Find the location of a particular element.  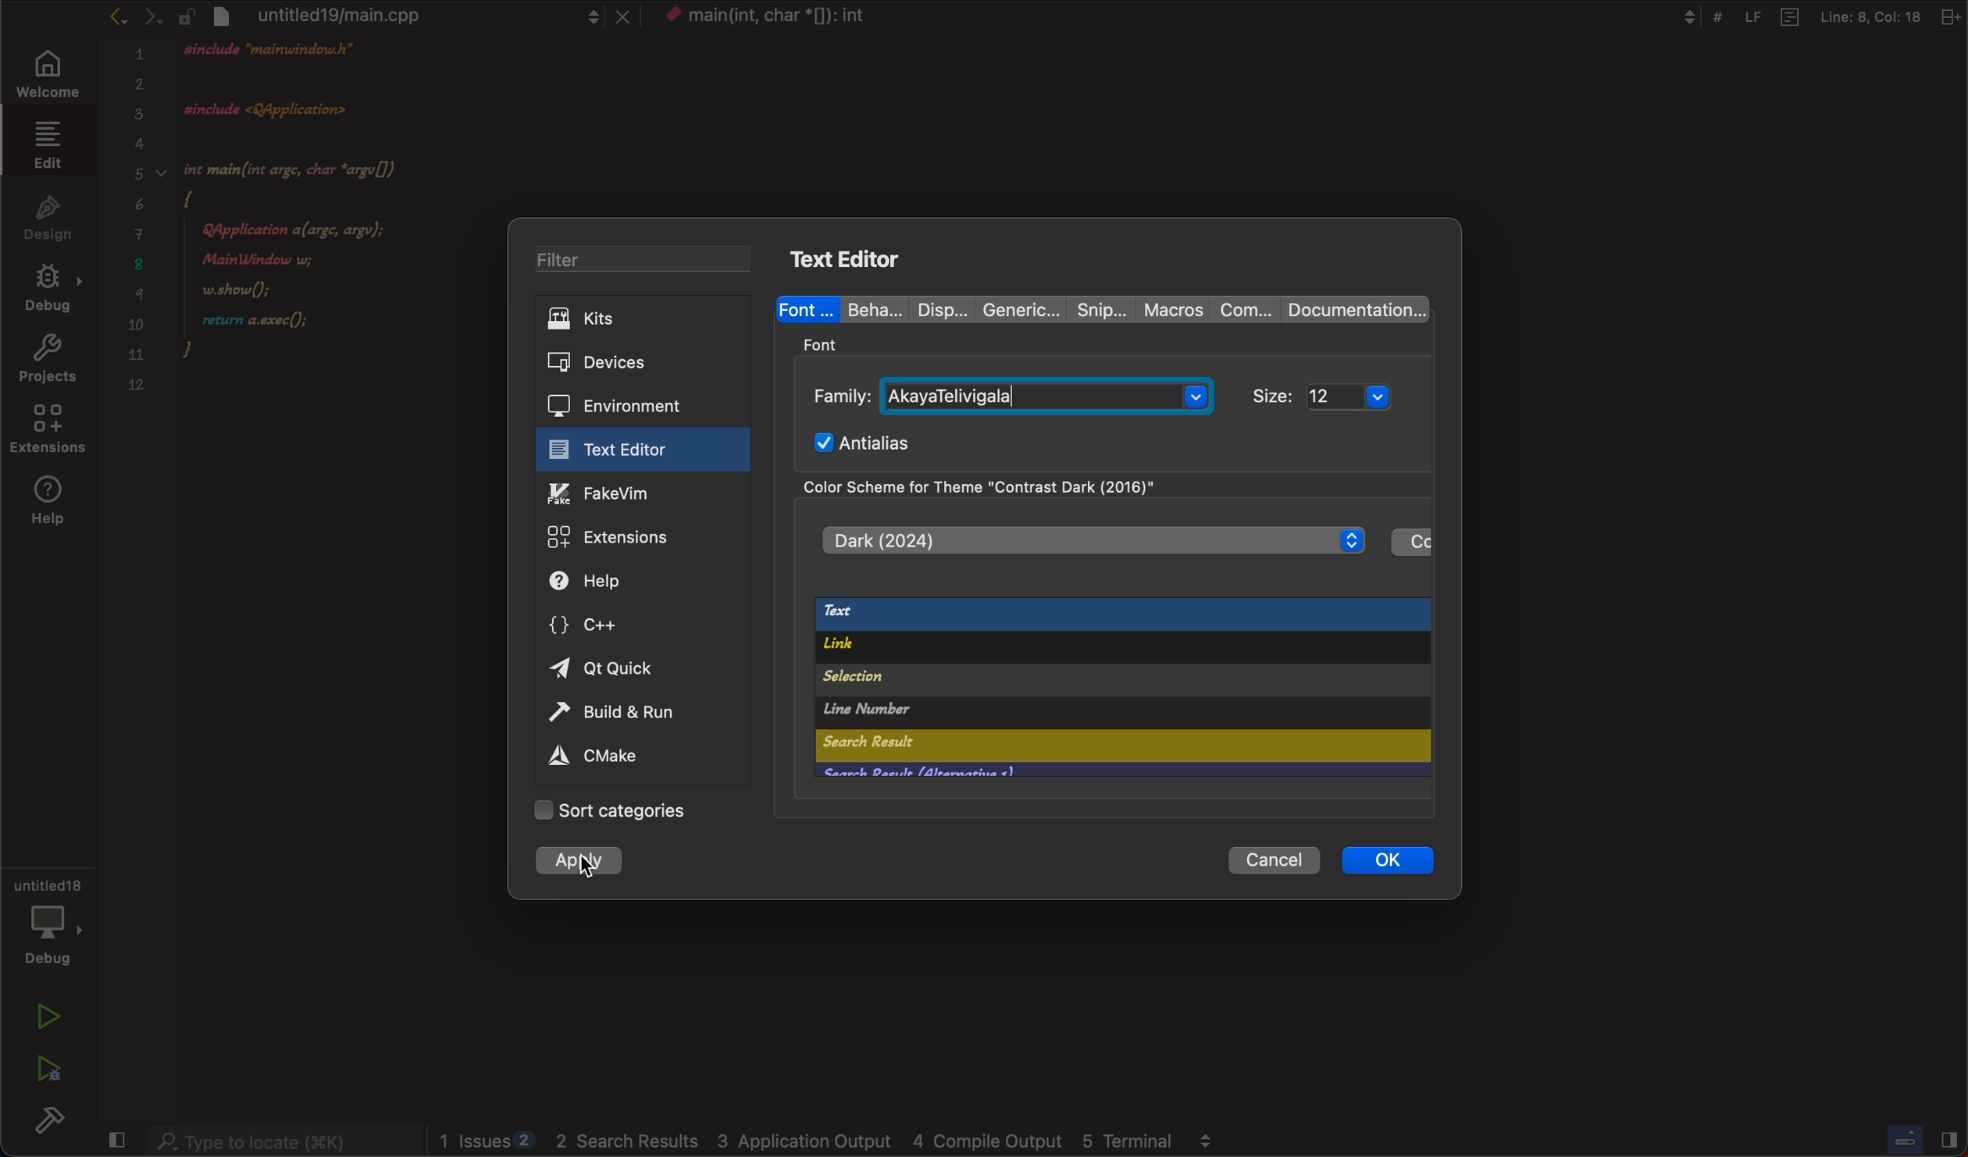

cancel is located at coordinates (1266, 860).